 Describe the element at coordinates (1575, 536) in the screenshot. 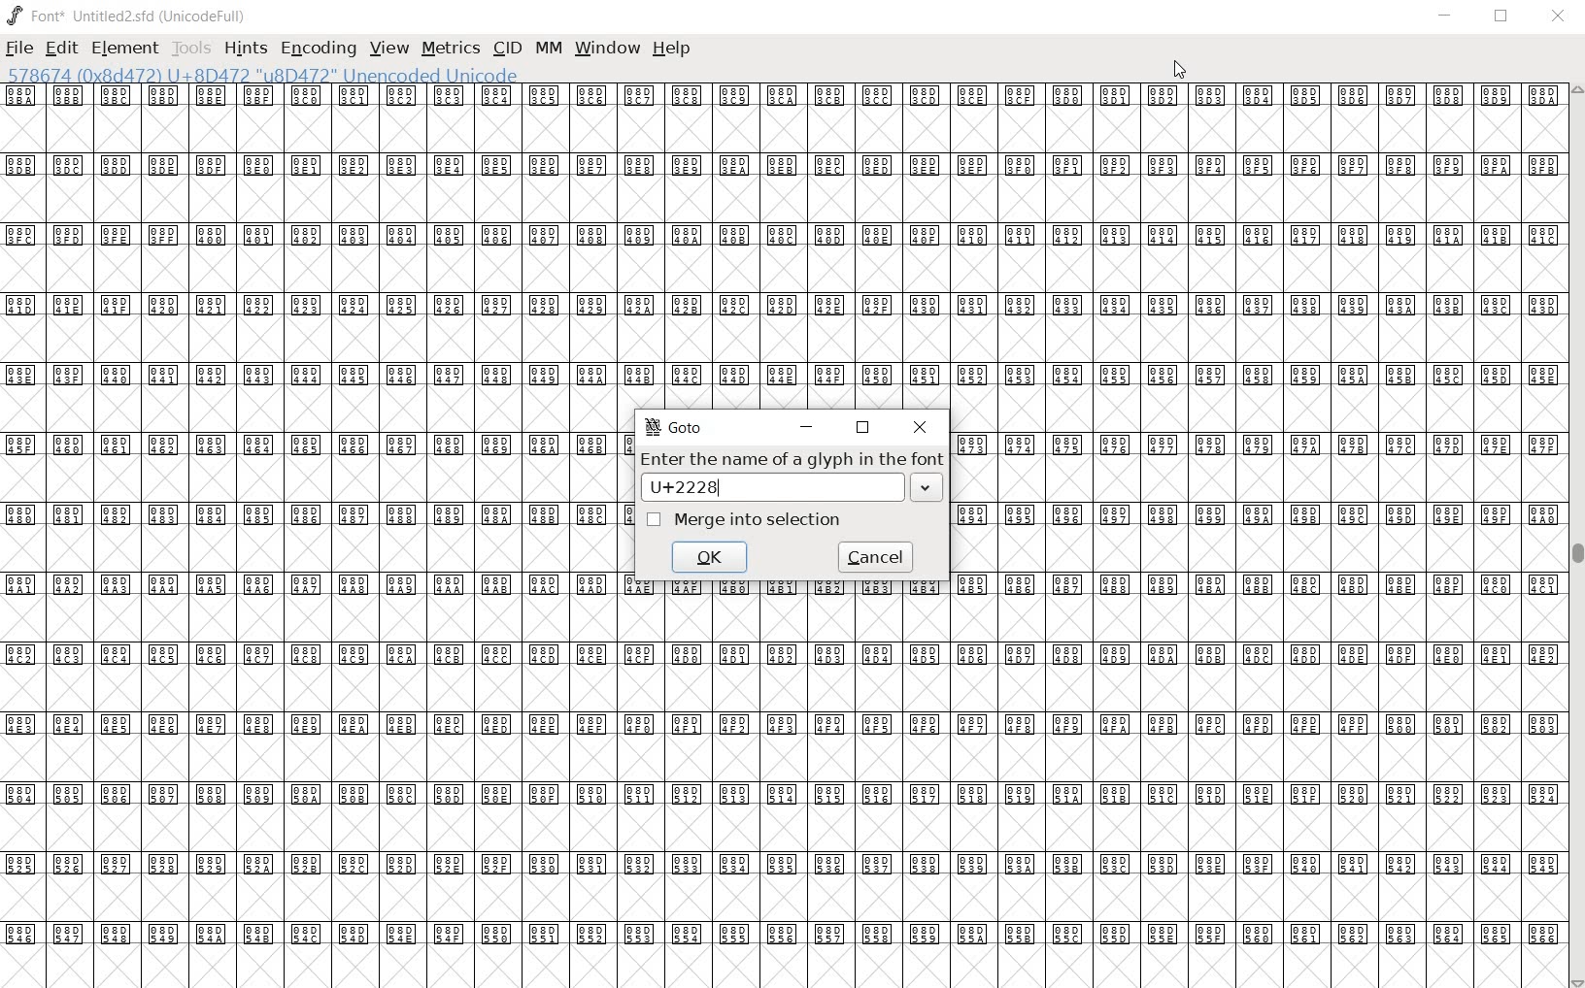

I see `scrollbar` at that location.